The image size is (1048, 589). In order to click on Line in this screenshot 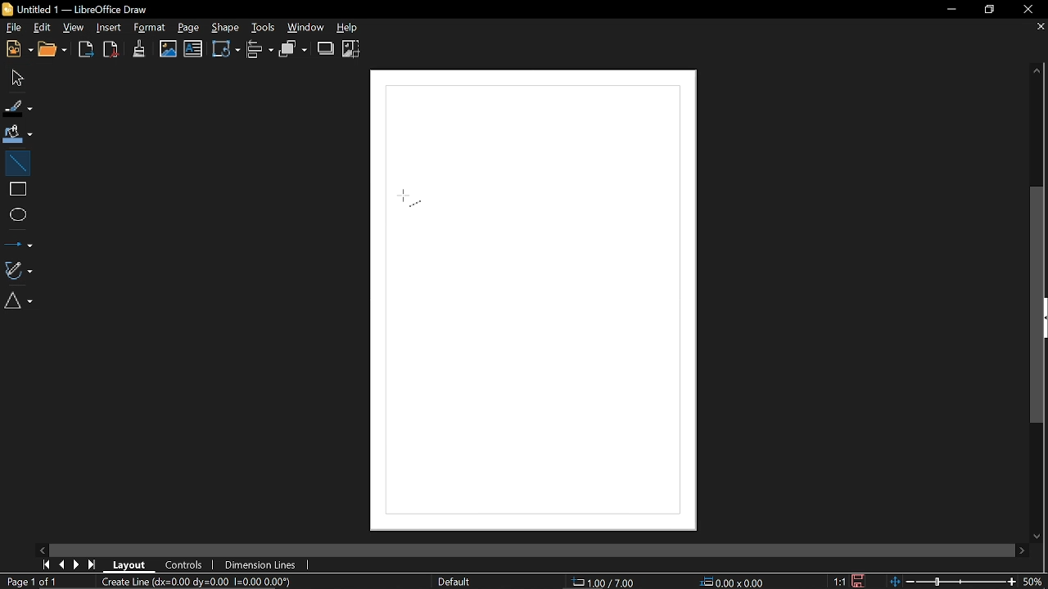, I will do `click(16, 161)`.